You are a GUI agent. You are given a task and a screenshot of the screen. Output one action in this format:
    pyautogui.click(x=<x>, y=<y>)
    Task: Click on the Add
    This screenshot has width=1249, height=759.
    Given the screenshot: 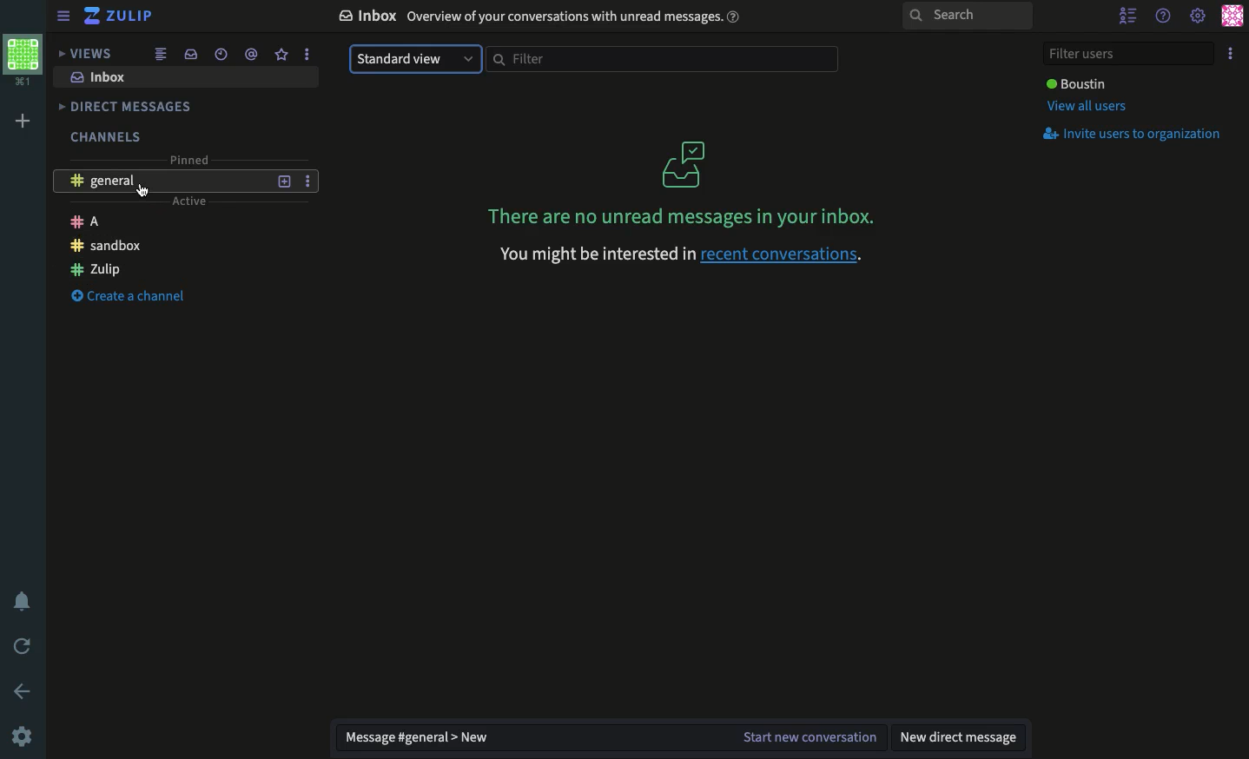 What is the action you would take?
    pyautogui.click(x=285, y=181)
    